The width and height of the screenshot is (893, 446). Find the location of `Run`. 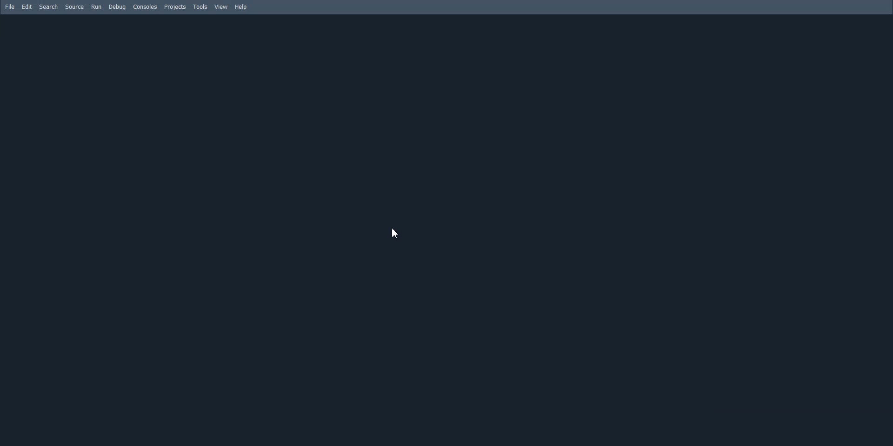

Run is located at coordinates (96, 7).